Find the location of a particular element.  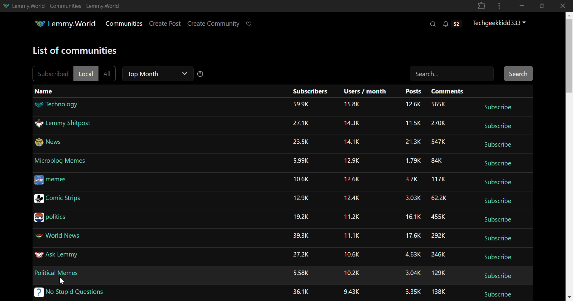

Vertical Scroll Bar is located at coordinates (569, 157).